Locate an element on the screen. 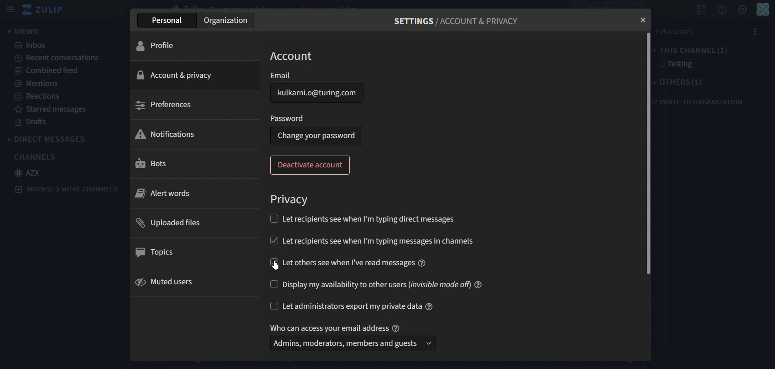 Image resolution: width=775 pixels, height=369 pixels. mentions is located at coordinates (38, 83).